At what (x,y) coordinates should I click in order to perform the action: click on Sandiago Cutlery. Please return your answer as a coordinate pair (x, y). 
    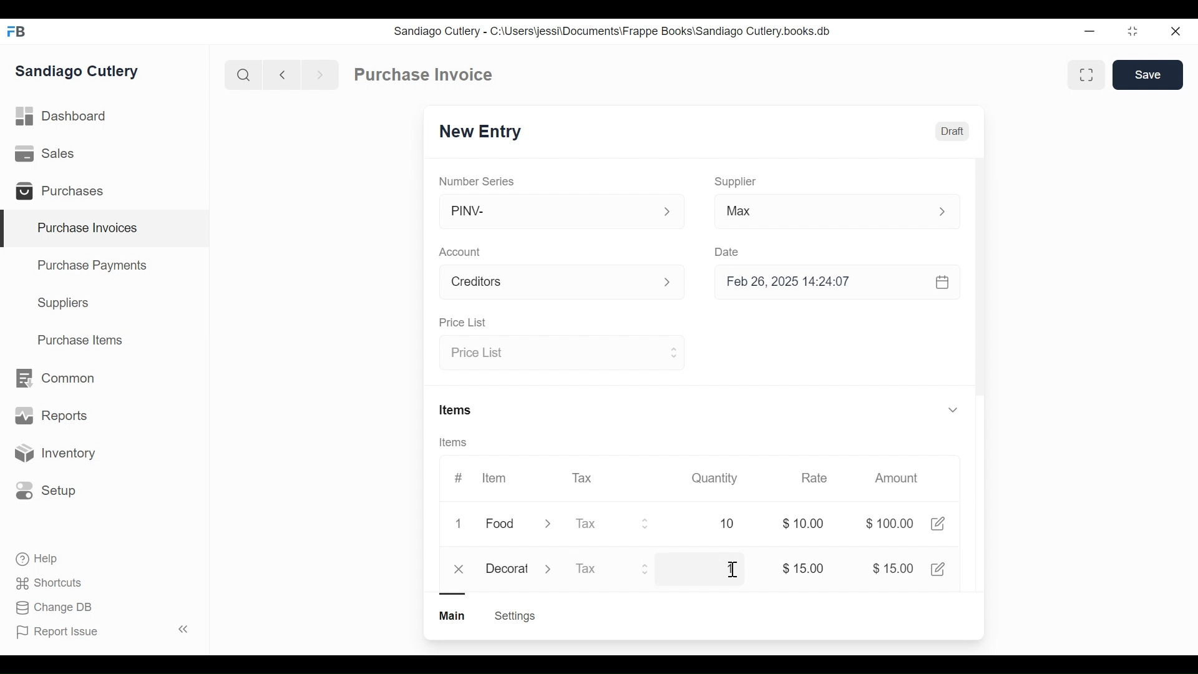
    Looking at the image, I should click on (79, 72).